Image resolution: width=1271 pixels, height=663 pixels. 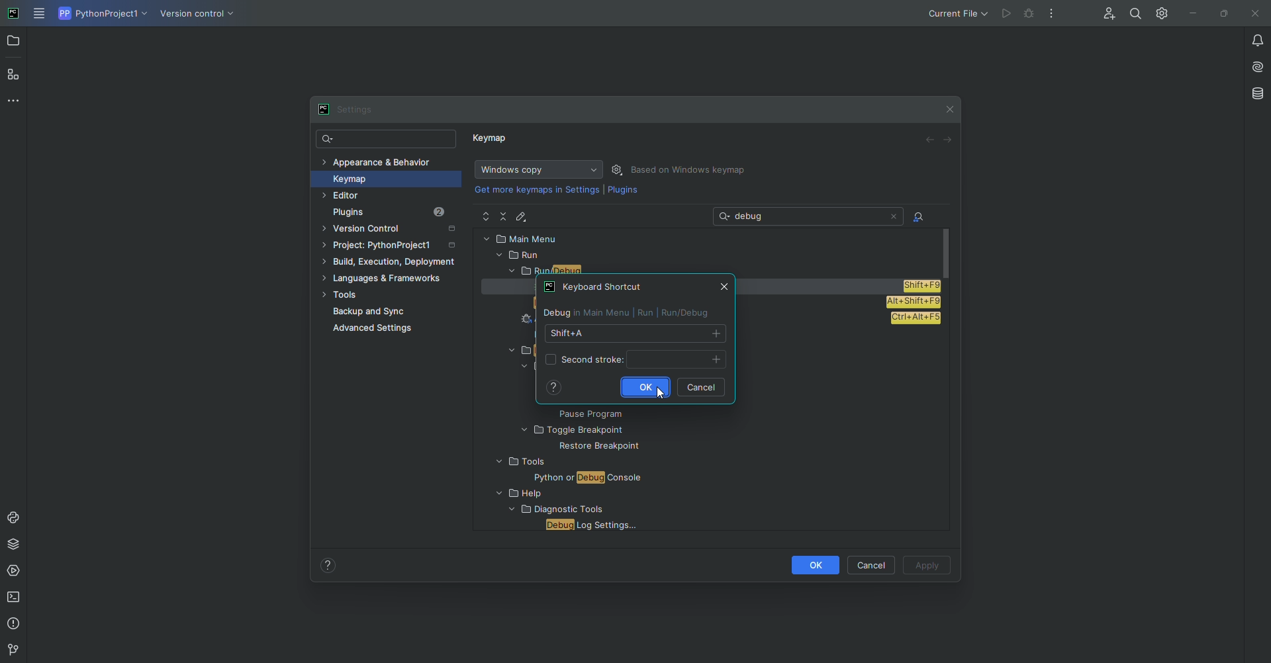 I want to click on Search, so click(x=387, y=140).